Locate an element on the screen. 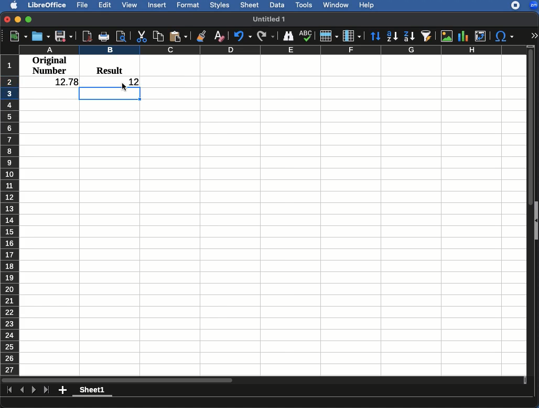 The width and height of the screenshot is (539, 408). Data is located at coordinates (276, 4).